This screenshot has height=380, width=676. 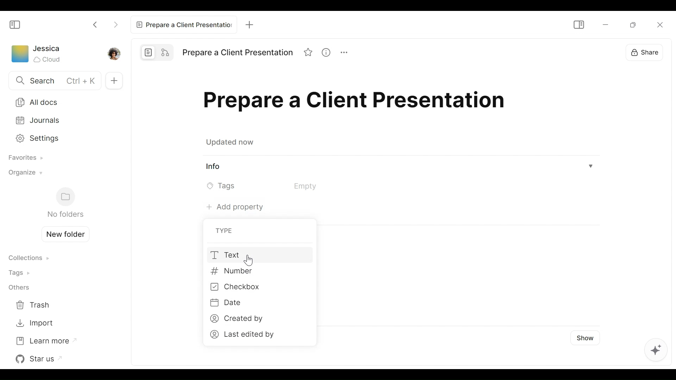 I want to click on Collections, so click(x=29, y=259).